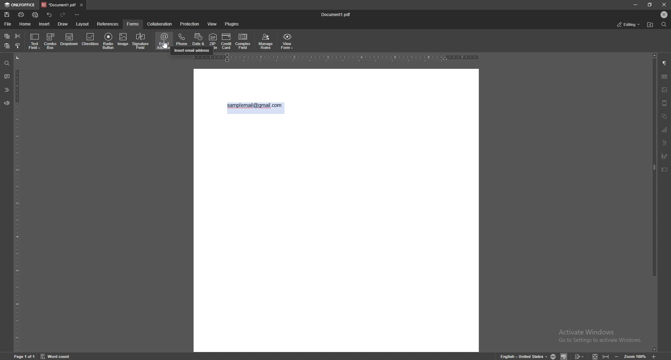 The image size is (671, 360). I want to click on spell check, so click(564, 356).